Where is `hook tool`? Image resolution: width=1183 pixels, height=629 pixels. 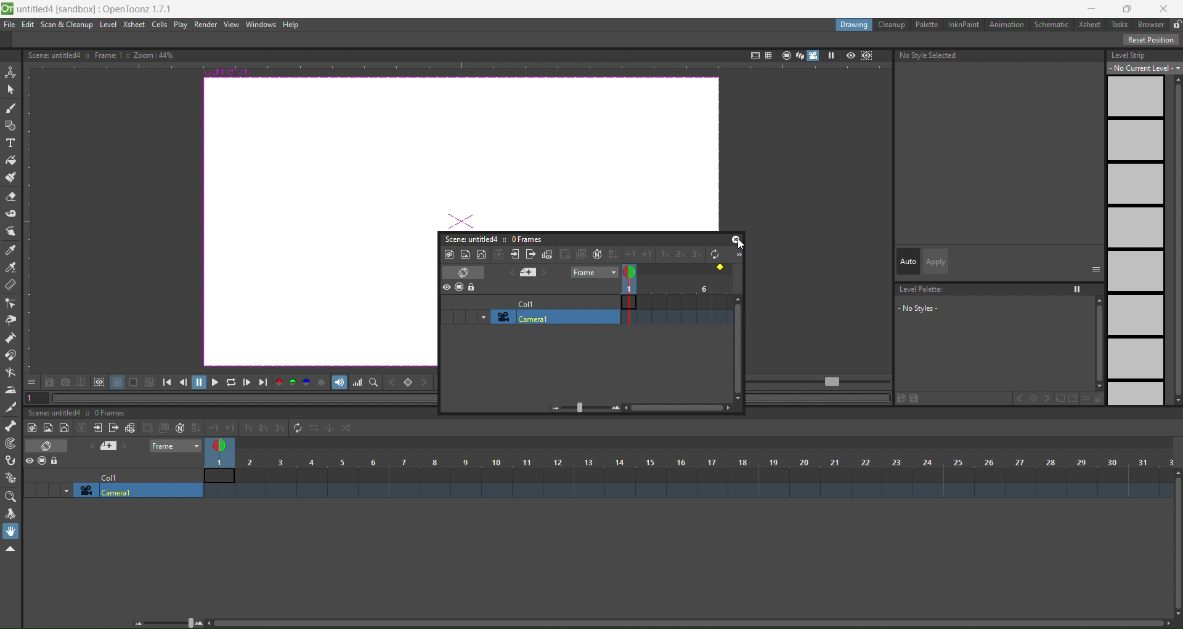
hook tool is located at coordinates (12, 461).